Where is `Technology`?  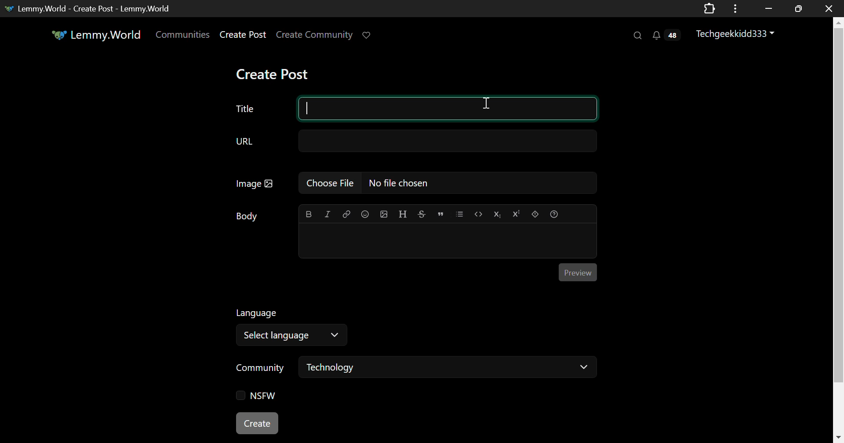
Technology is located at coordinates (448, 369).